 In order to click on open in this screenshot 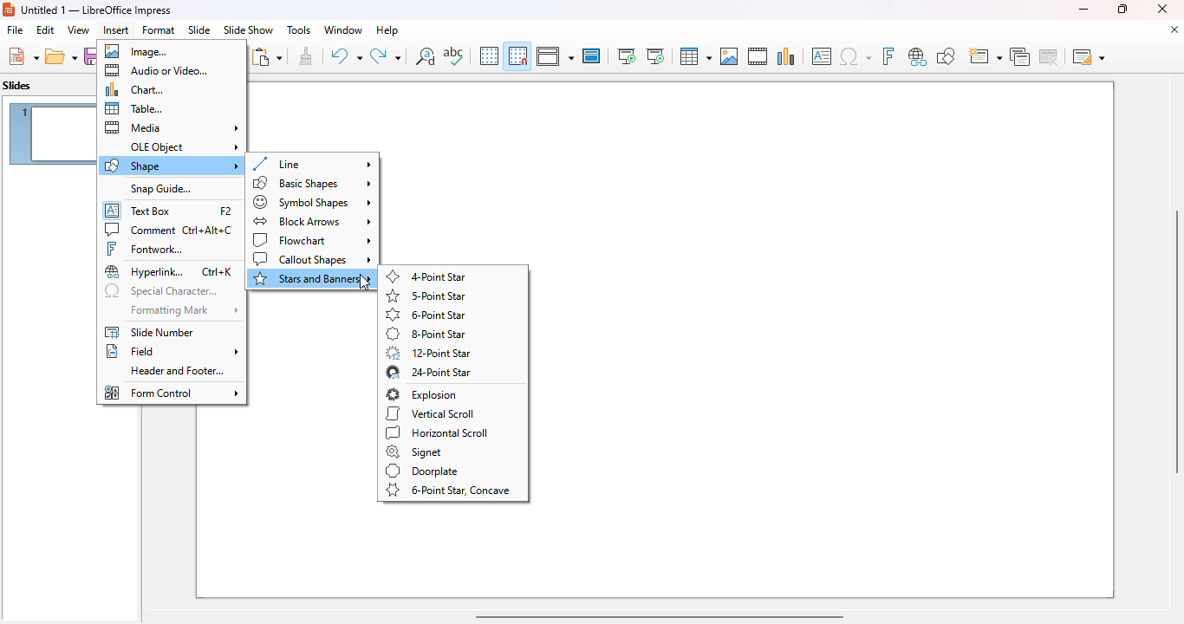, I will do `click(62, 57)`.